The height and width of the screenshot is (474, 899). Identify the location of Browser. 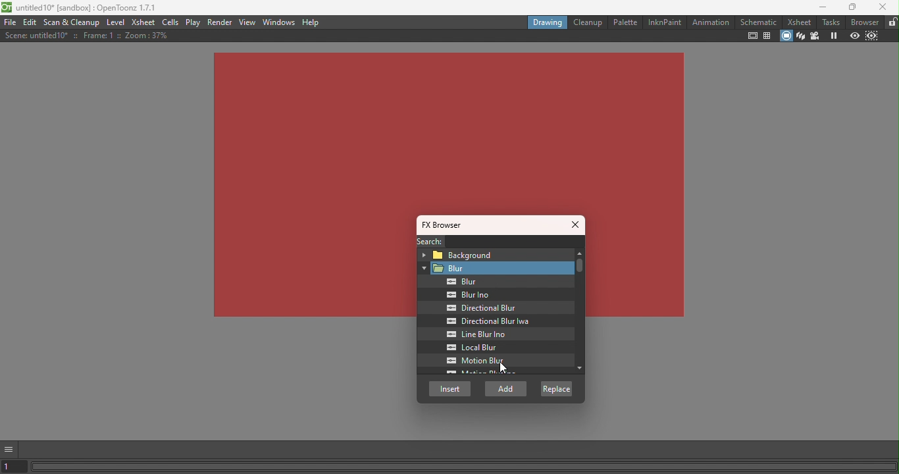
(863, 22).